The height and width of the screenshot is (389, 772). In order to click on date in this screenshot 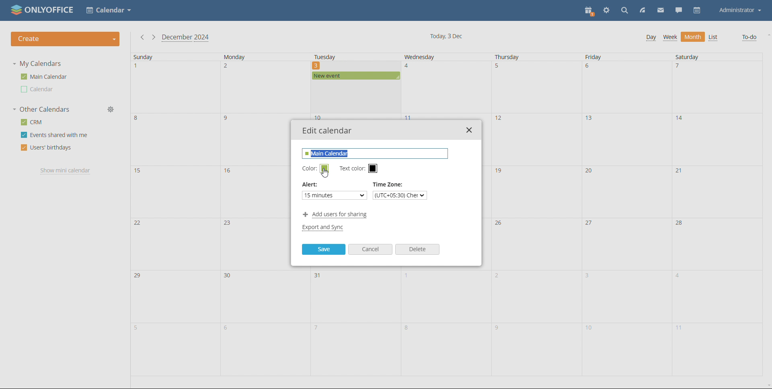, I will do `click(536, 192)`.